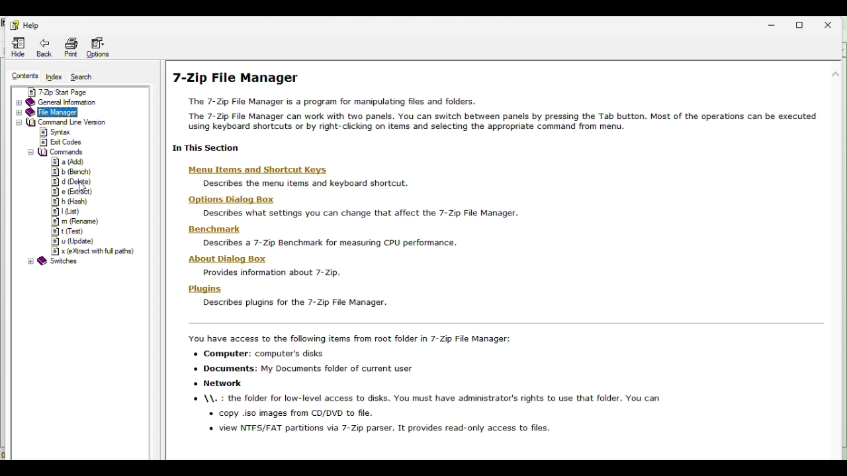 The width and height of the screenshot is (847, 476). Describe the element at coordinates (60, 123) in the screenshot. I see `command line` at that location.